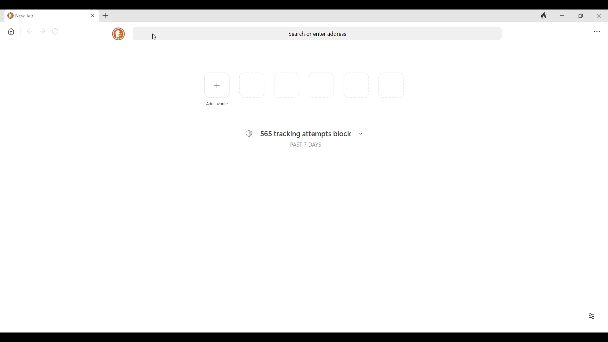  What do you see at coordinates (544, 16) in the screenshot?
I see `Clear browsing history` at bounding box center [544, 16].